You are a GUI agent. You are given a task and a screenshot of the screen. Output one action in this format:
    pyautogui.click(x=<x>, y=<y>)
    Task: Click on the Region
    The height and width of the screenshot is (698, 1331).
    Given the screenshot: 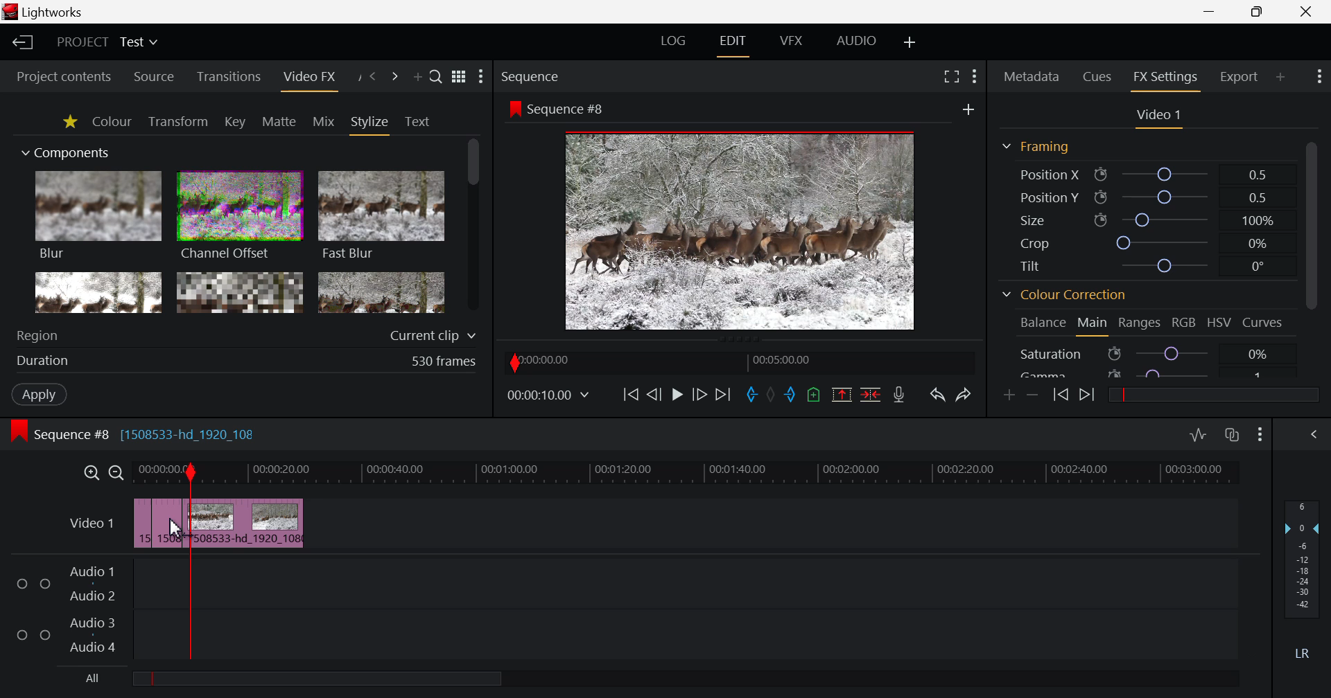 What is the action you would take?
    pyautogui.click(x=247, y=334)
    